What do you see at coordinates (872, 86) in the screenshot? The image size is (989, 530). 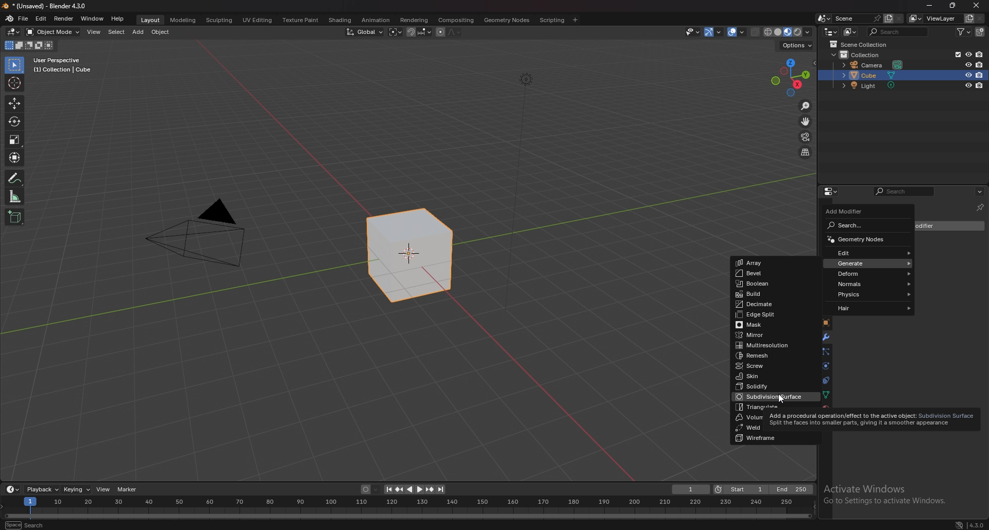 I see `light` at bounding box center [872, 86].